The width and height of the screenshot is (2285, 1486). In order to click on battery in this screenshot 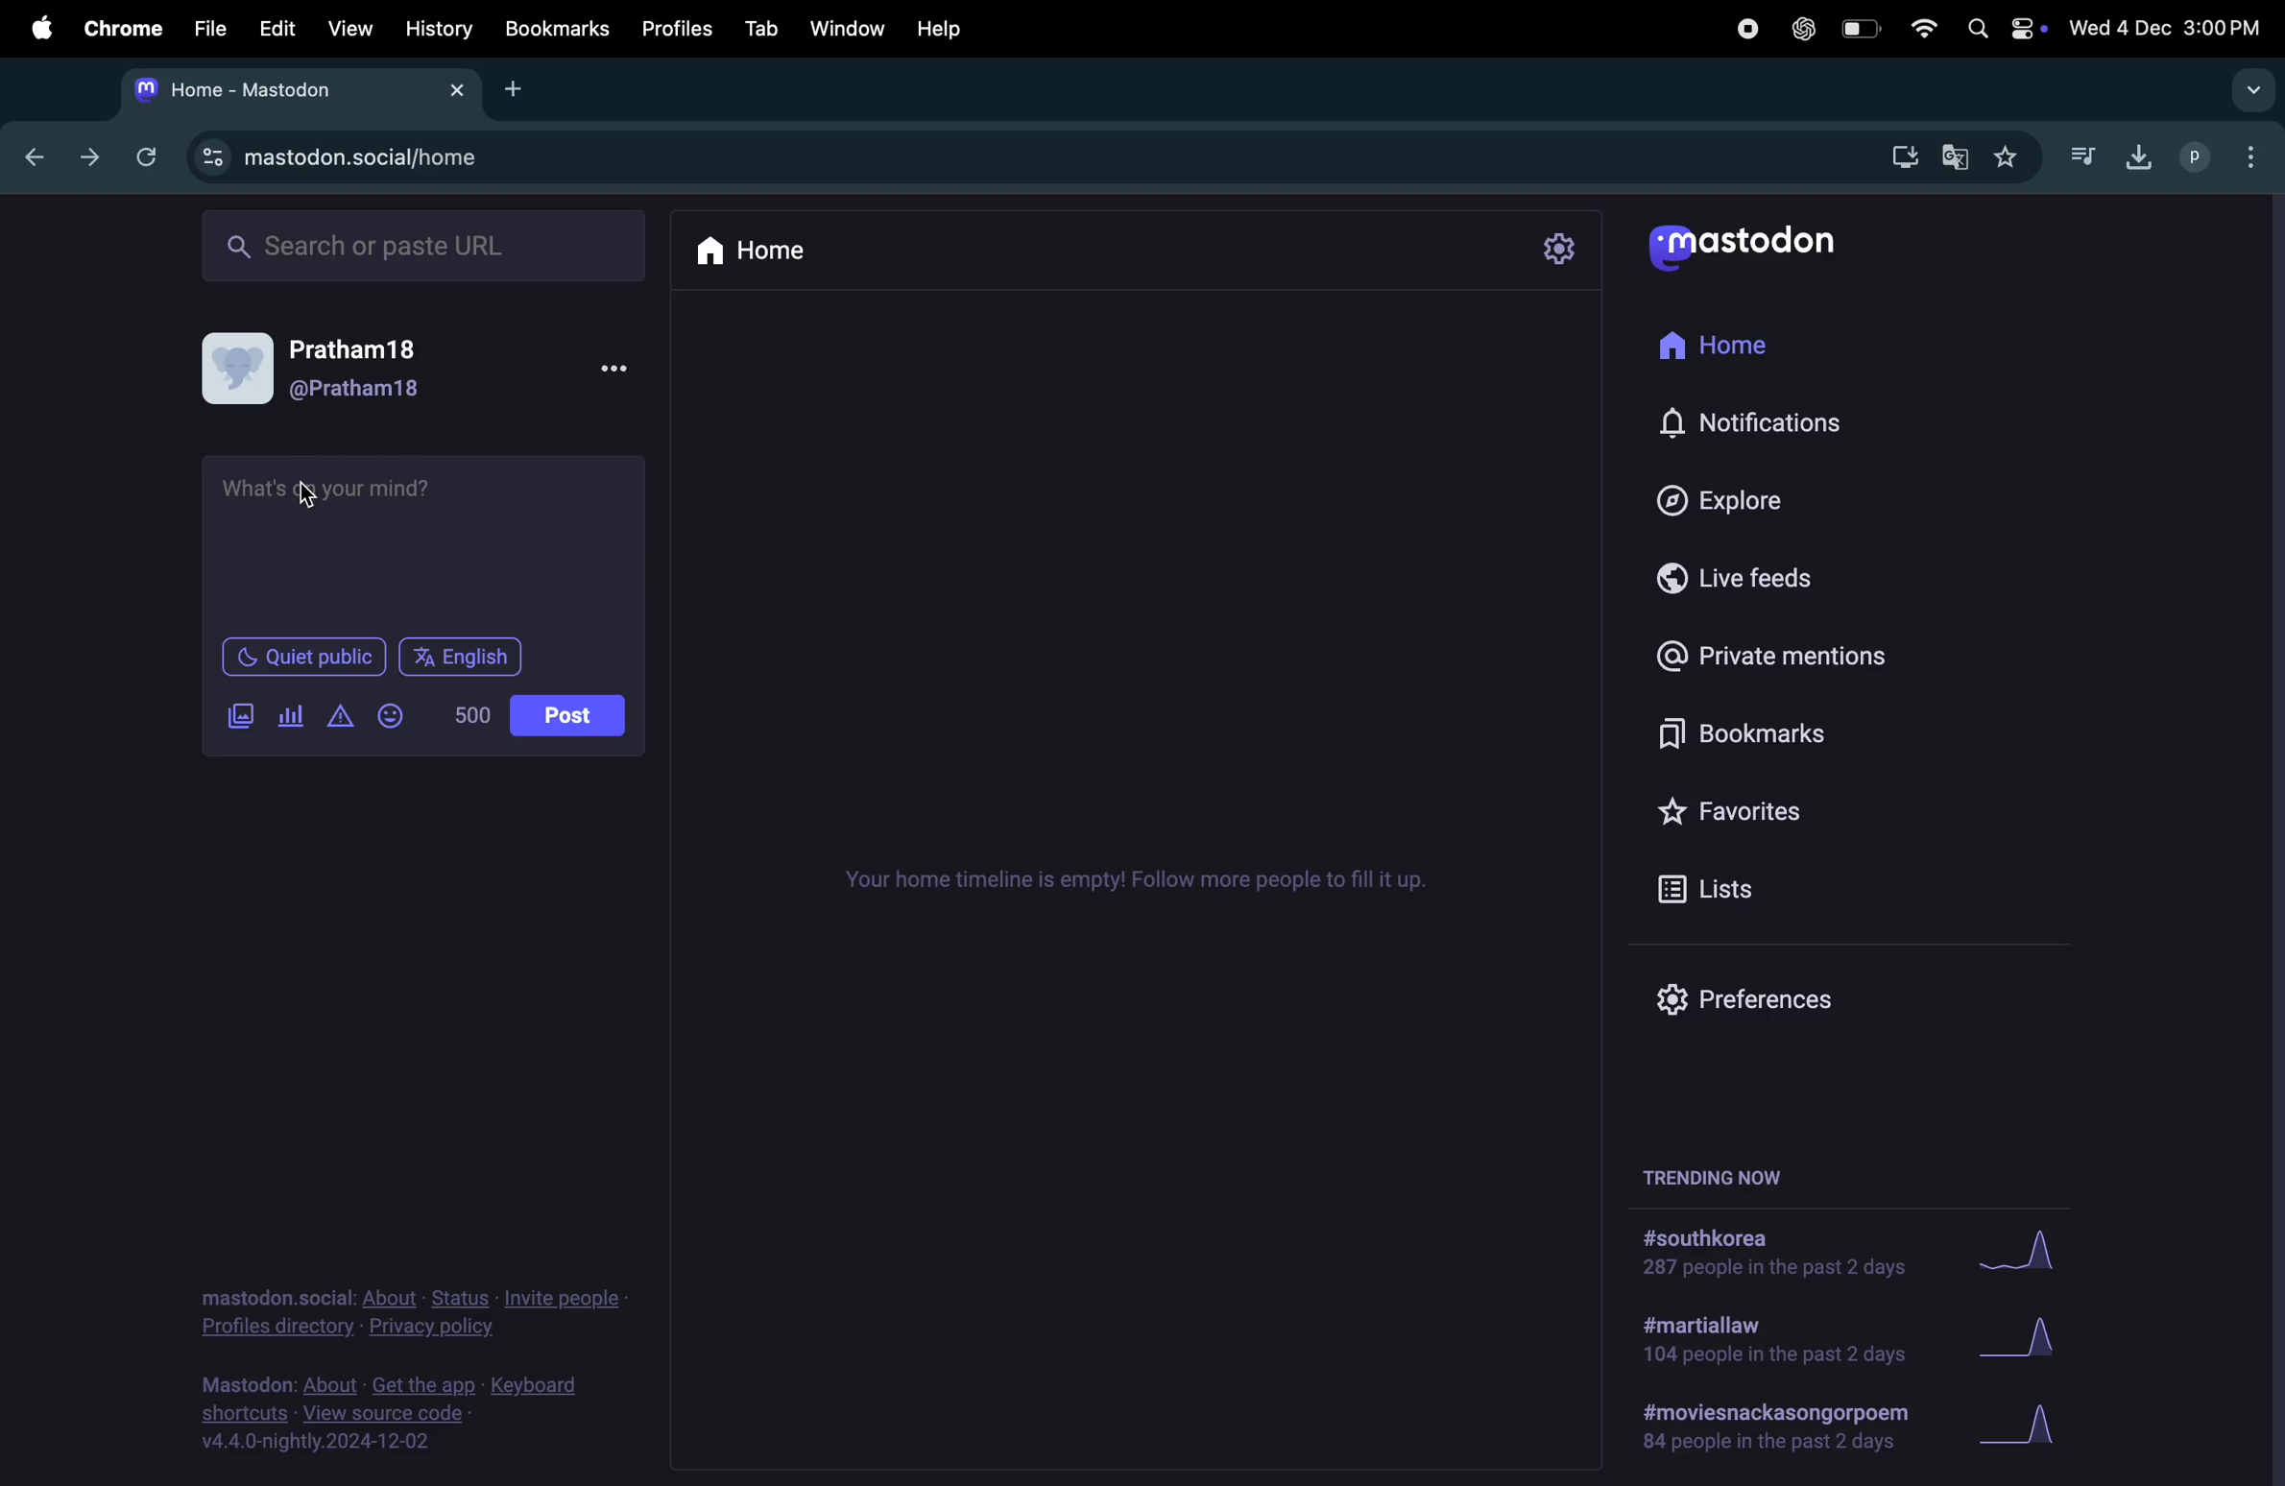, I will do `click(1859, 29)`.